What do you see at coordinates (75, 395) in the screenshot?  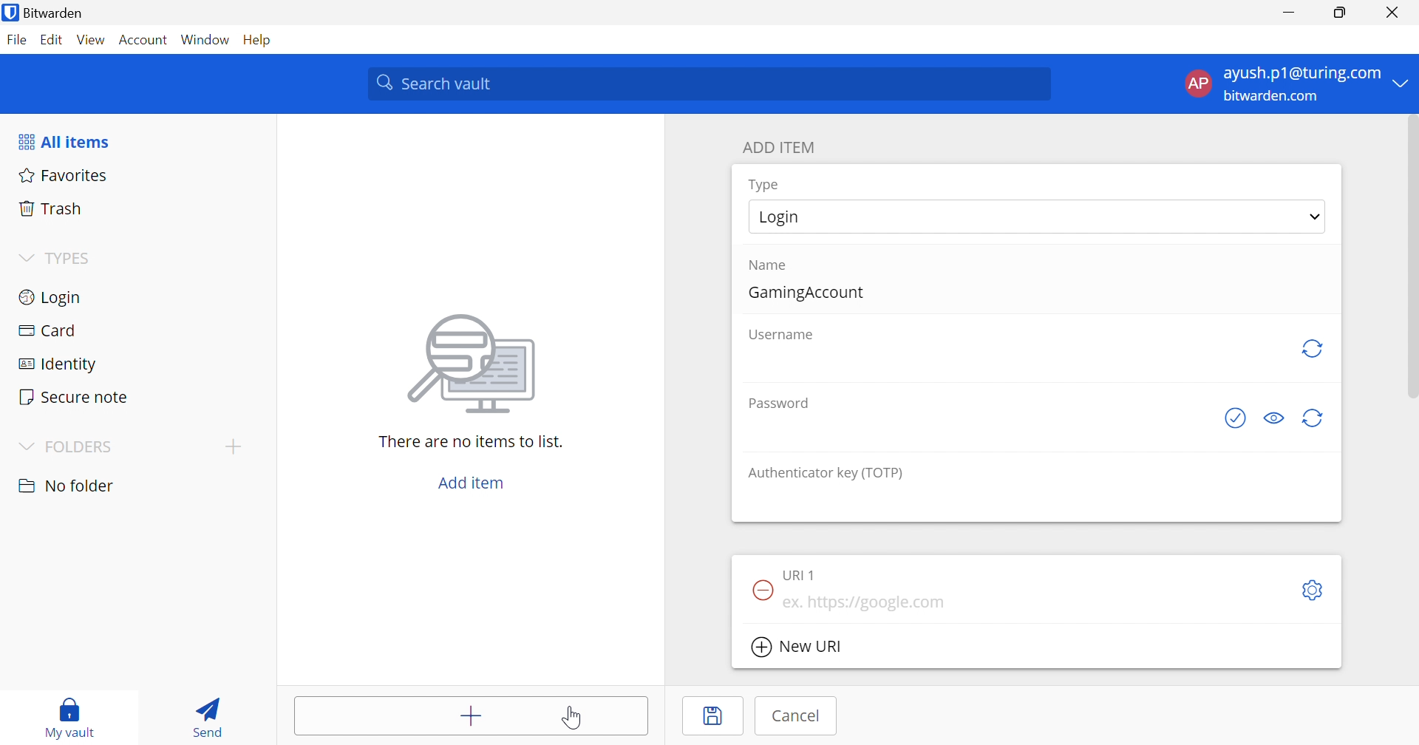 I see `Secure note` at bounding box center [75, 395].